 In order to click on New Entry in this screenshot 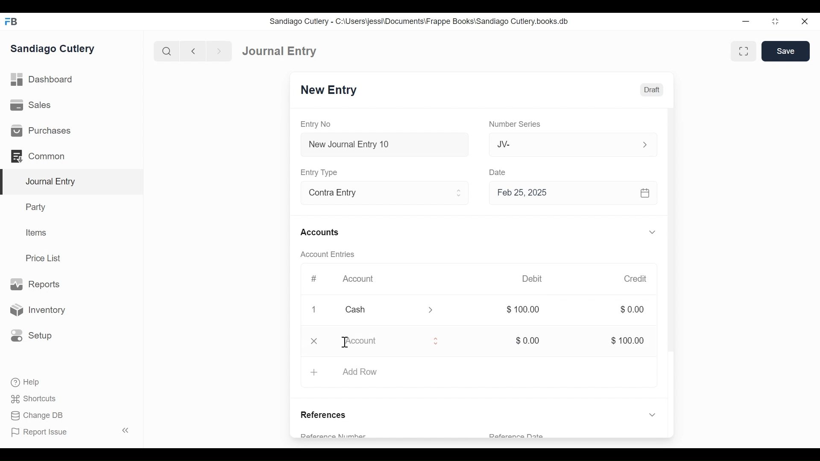, I will do `click(331, 91)`.